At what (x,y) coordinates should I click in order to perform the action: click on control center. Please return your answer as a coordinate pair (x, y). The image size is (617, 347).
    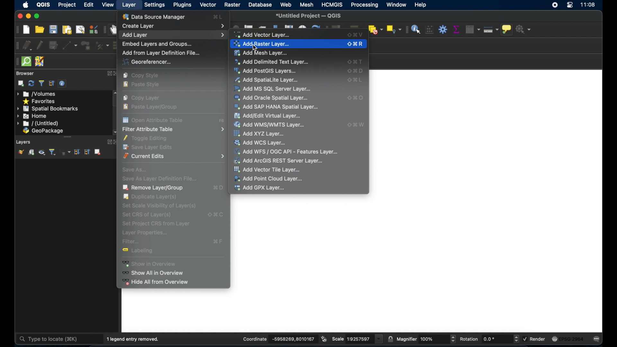
    Looking at the image, I should click on (570, 6).